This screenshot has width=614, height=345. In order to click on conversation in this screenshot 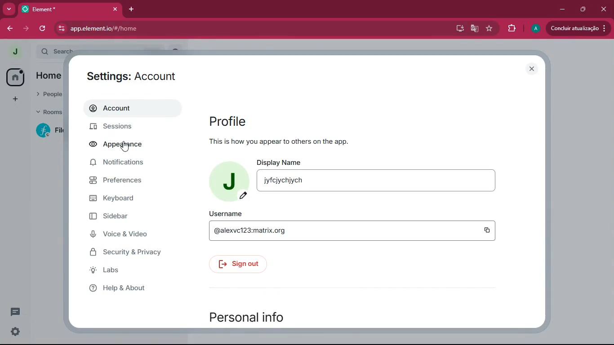, I will do `click(14, 311)`.